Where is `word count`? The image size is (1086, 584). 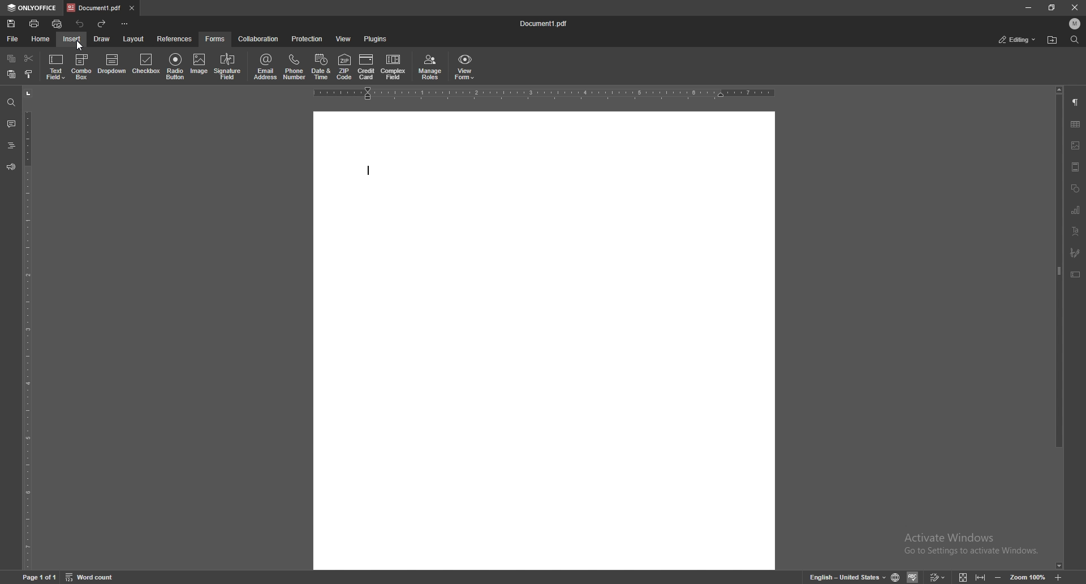 word count is located at coordinates (90, 577).